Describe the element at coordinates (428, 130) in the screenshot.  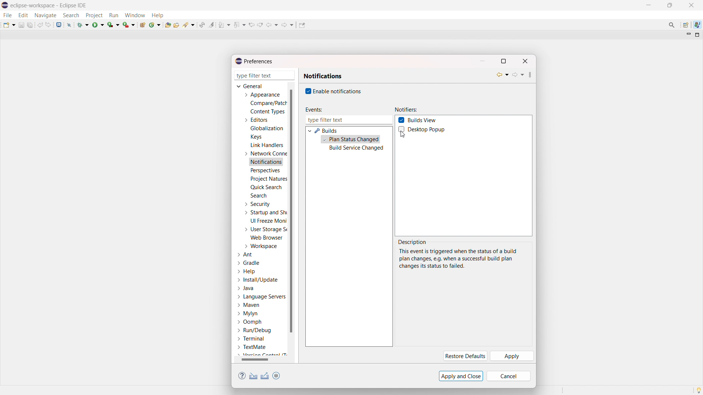
I see `desktop popup checkbox` at that location.